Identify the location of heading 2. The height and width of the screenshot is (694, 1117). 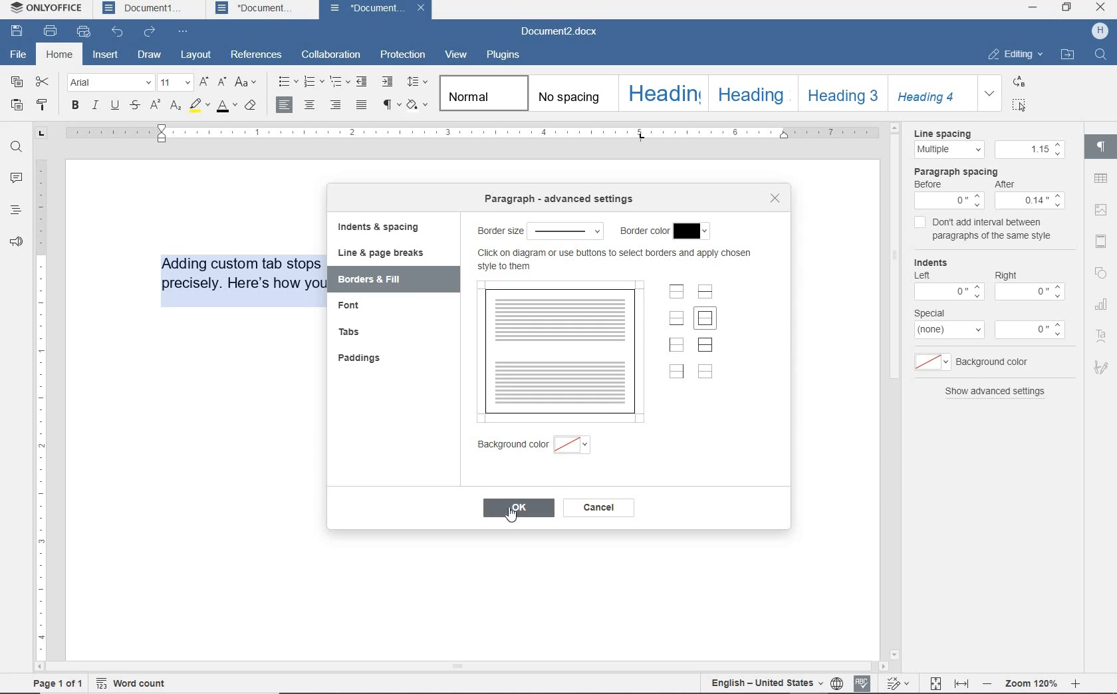
(751, 94).